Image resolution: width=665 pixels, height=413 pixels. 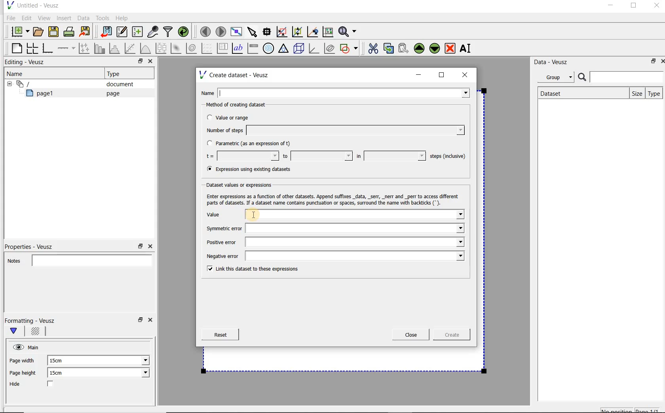 I want to click on Help, so click(x=123, y=18).